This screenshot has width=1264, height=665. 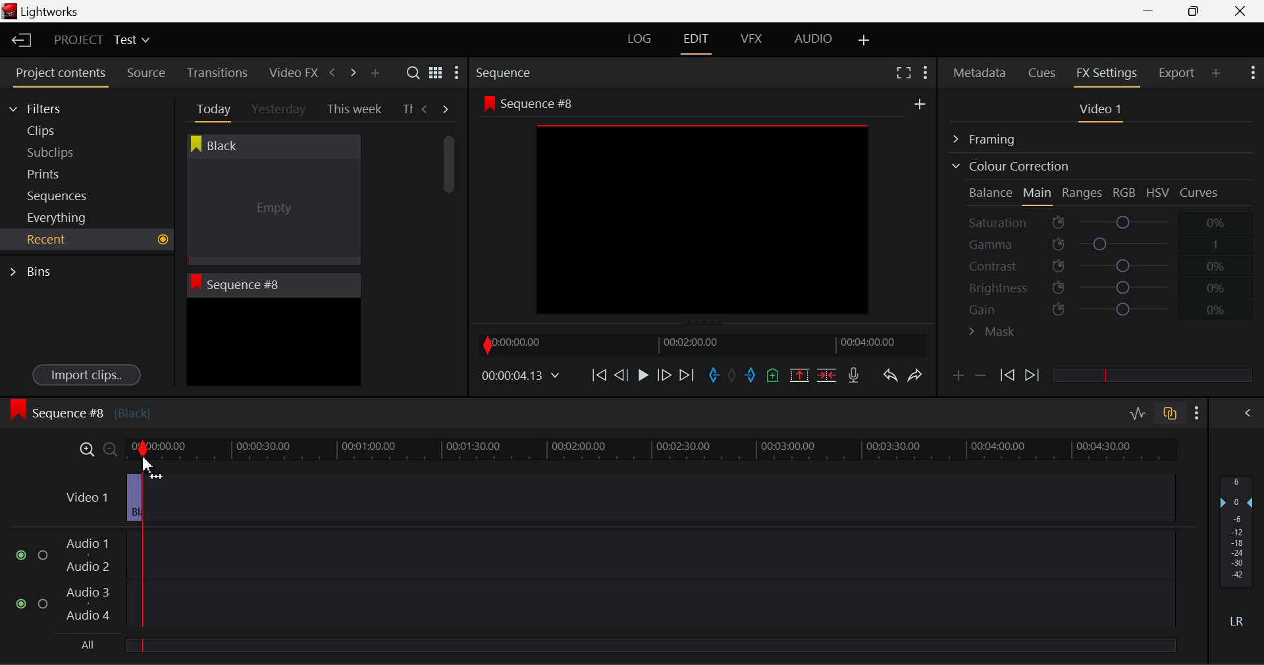 I want to click on Main Tab Open, so click(x=1038, y=194).